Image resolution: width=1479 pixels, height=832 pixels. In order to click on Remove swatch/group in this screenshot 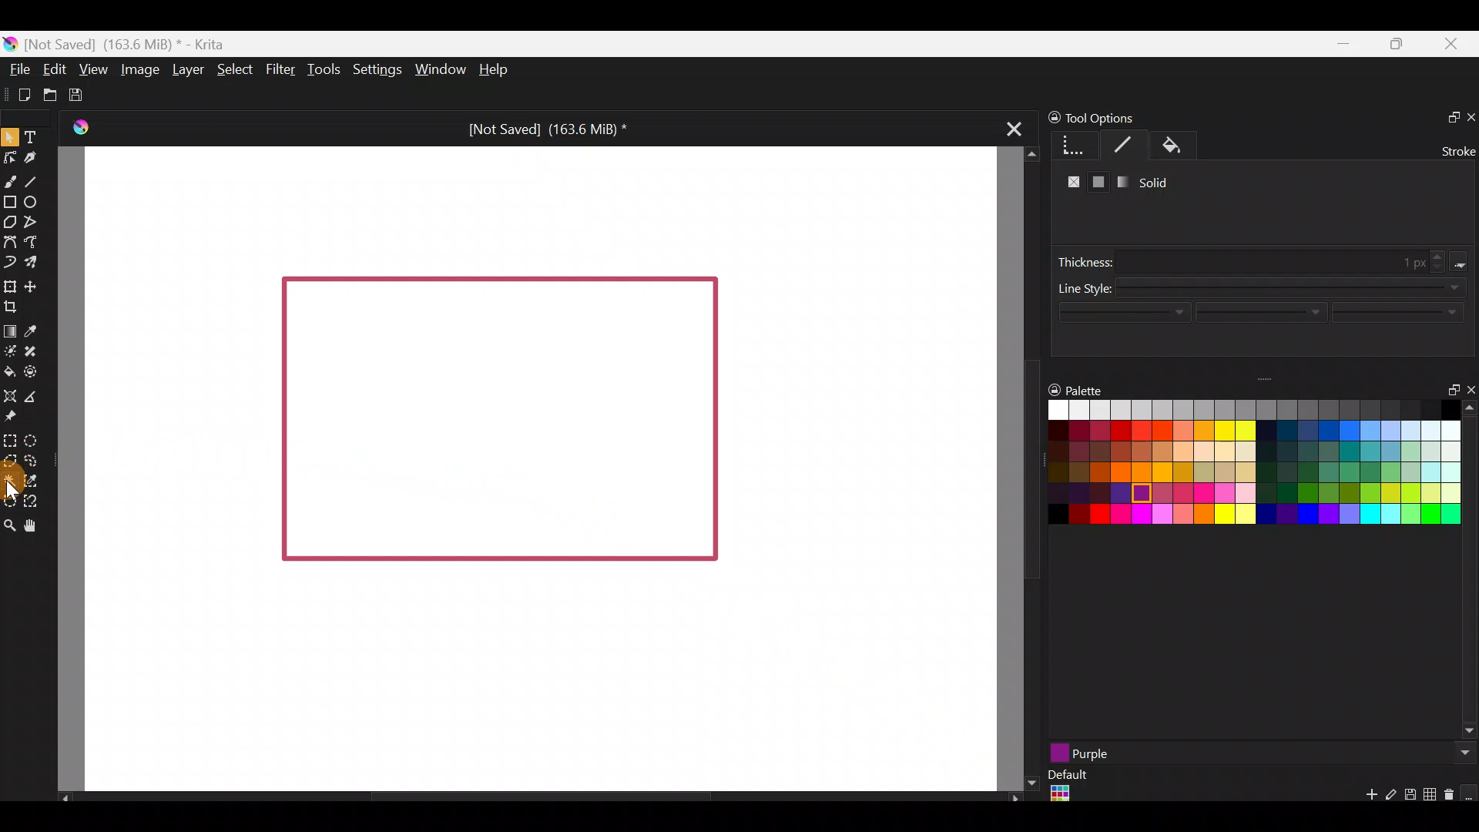, I will do `click(1452, 800)`.